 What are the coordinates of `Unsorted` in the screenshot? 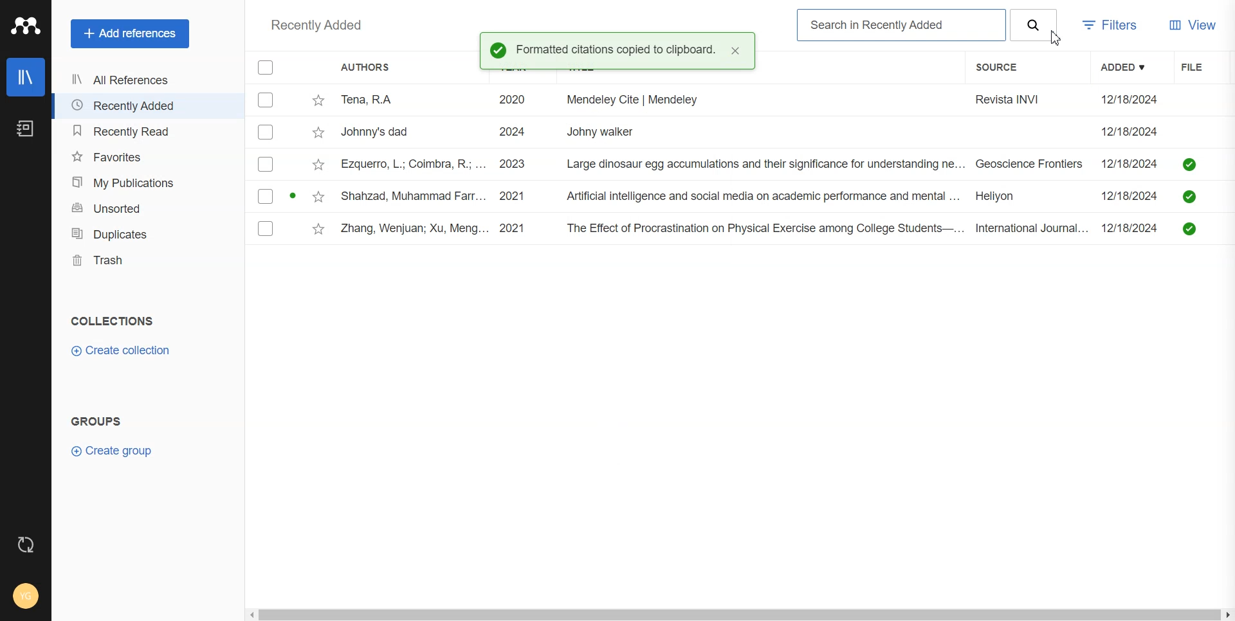 It's located at (149, 208).